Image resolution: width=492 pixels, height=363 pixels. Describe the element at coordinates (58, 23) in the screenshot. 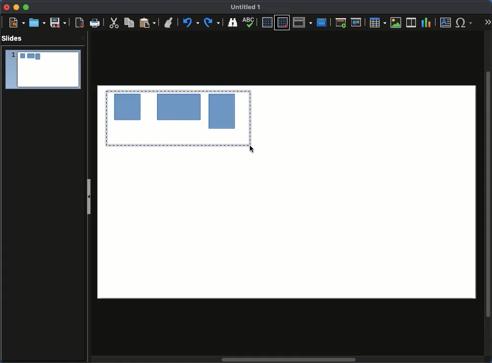

I see `Save` at that location.